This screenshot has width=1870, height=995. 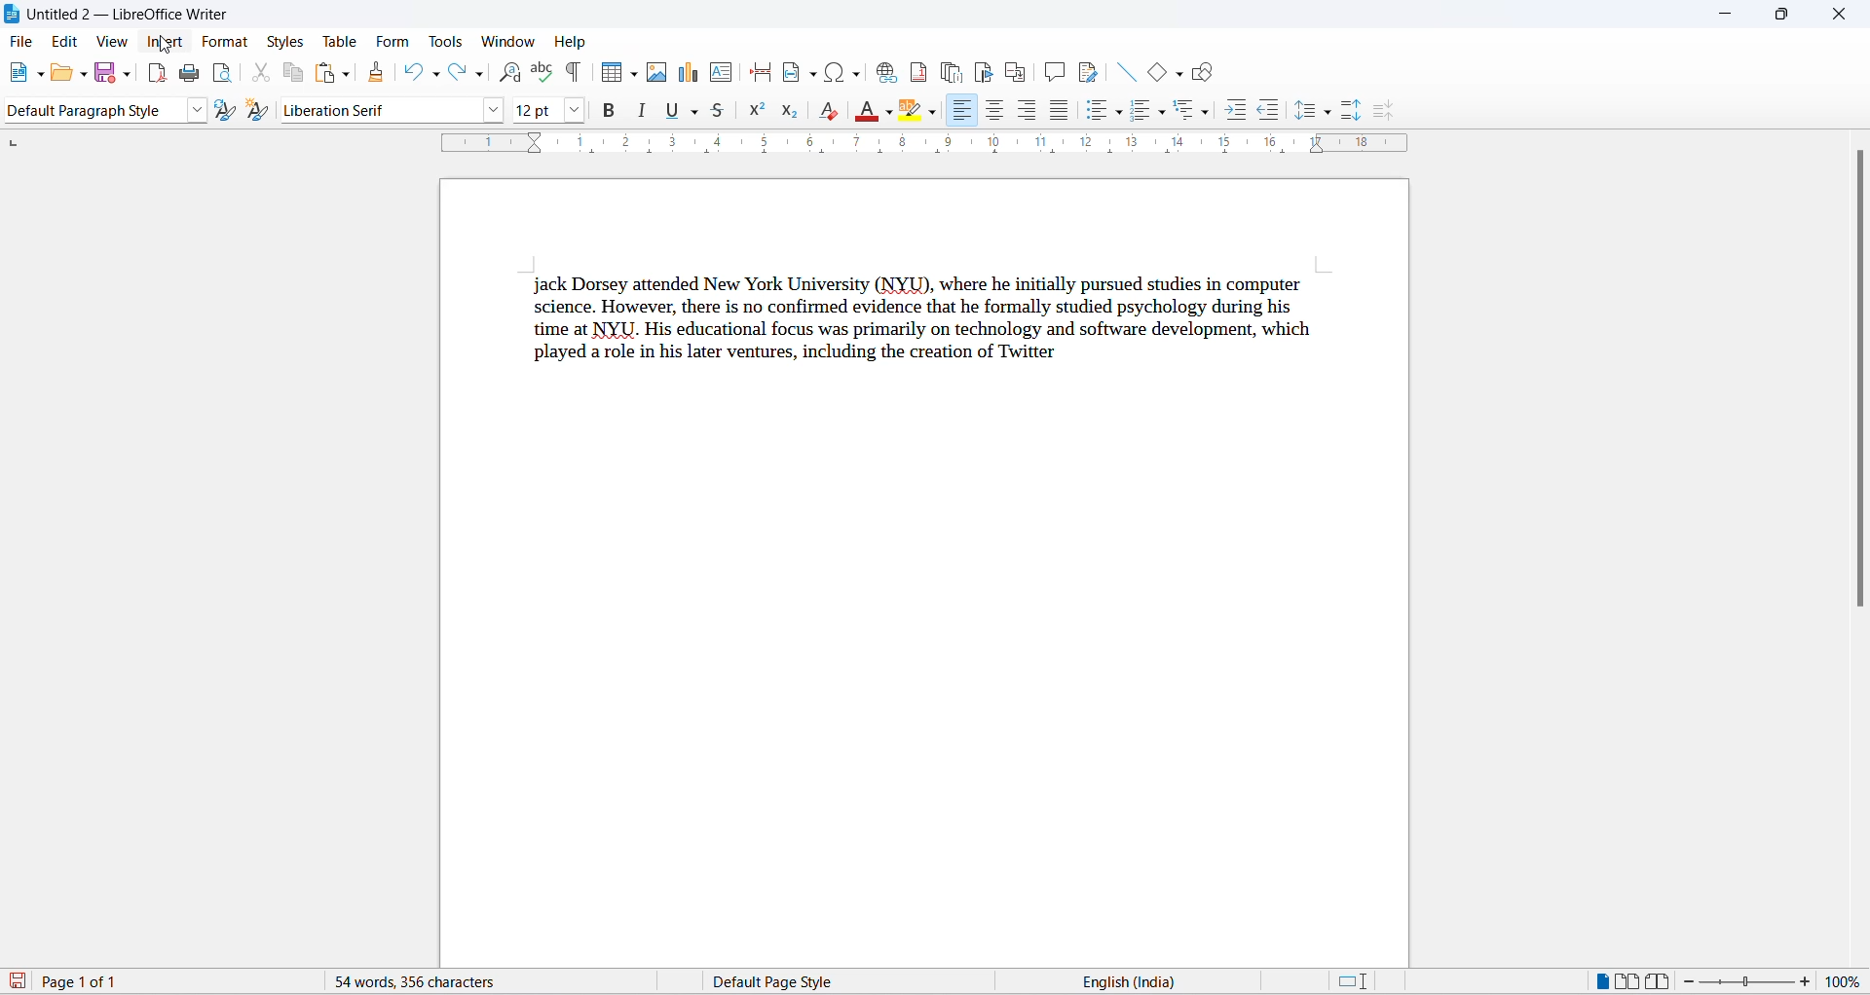 What do you see at coordinates (261, 111) in the screenshot?
I see `new style form selection` at bounding box center [261, 111].